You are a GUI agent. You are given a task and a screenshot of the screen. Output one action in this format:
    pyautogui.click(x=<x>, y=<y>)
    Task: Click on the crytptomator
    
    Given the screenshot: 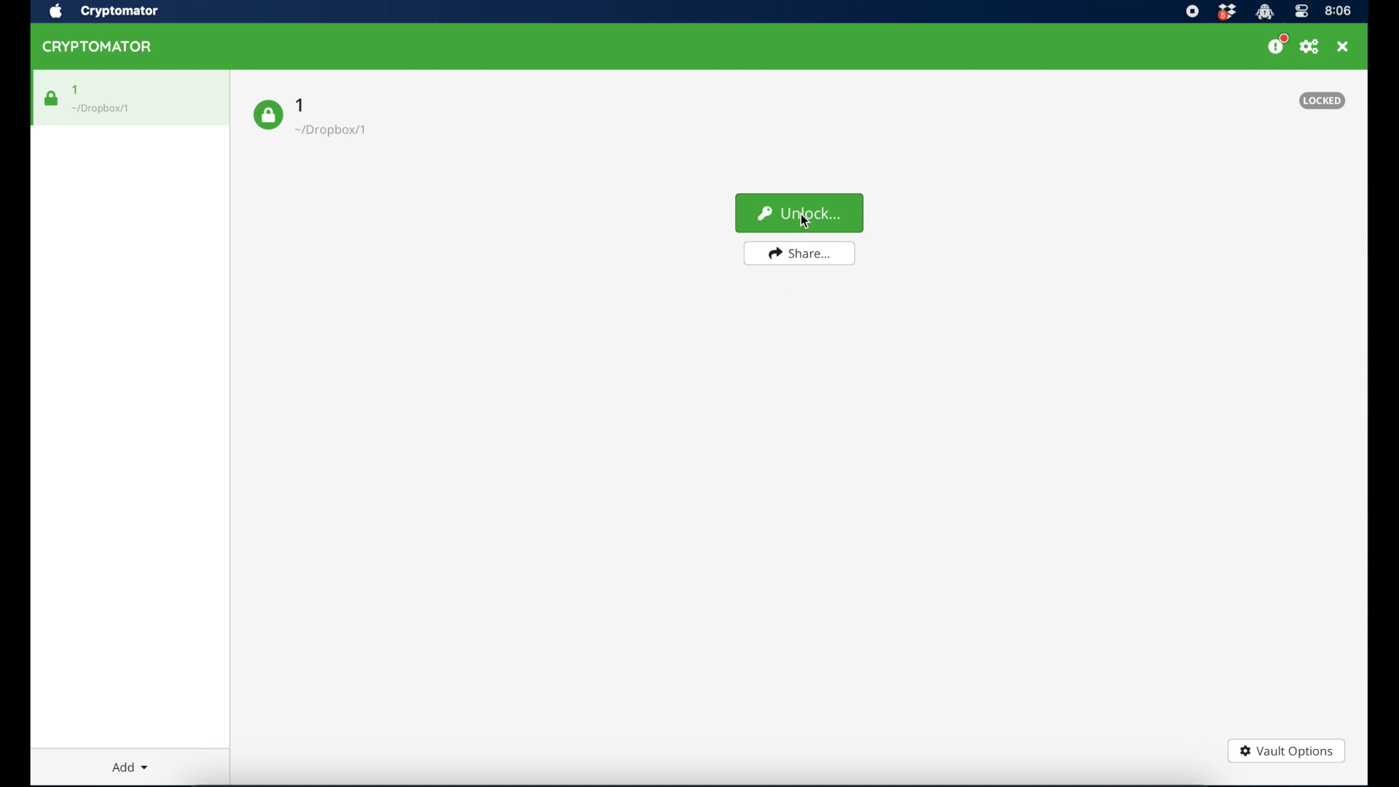 What is the action you would take?
    pyautogui.click(x=1264, y=12)
    